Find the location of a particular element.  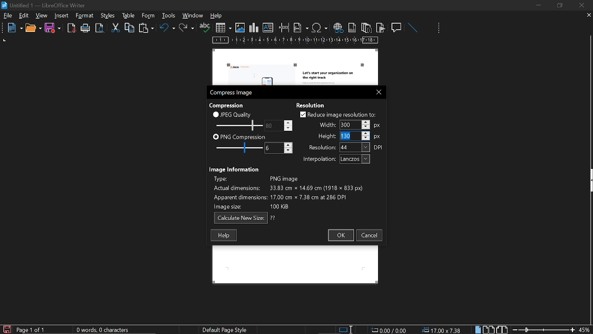

jpeg quality is located at coordinates (233, 114).